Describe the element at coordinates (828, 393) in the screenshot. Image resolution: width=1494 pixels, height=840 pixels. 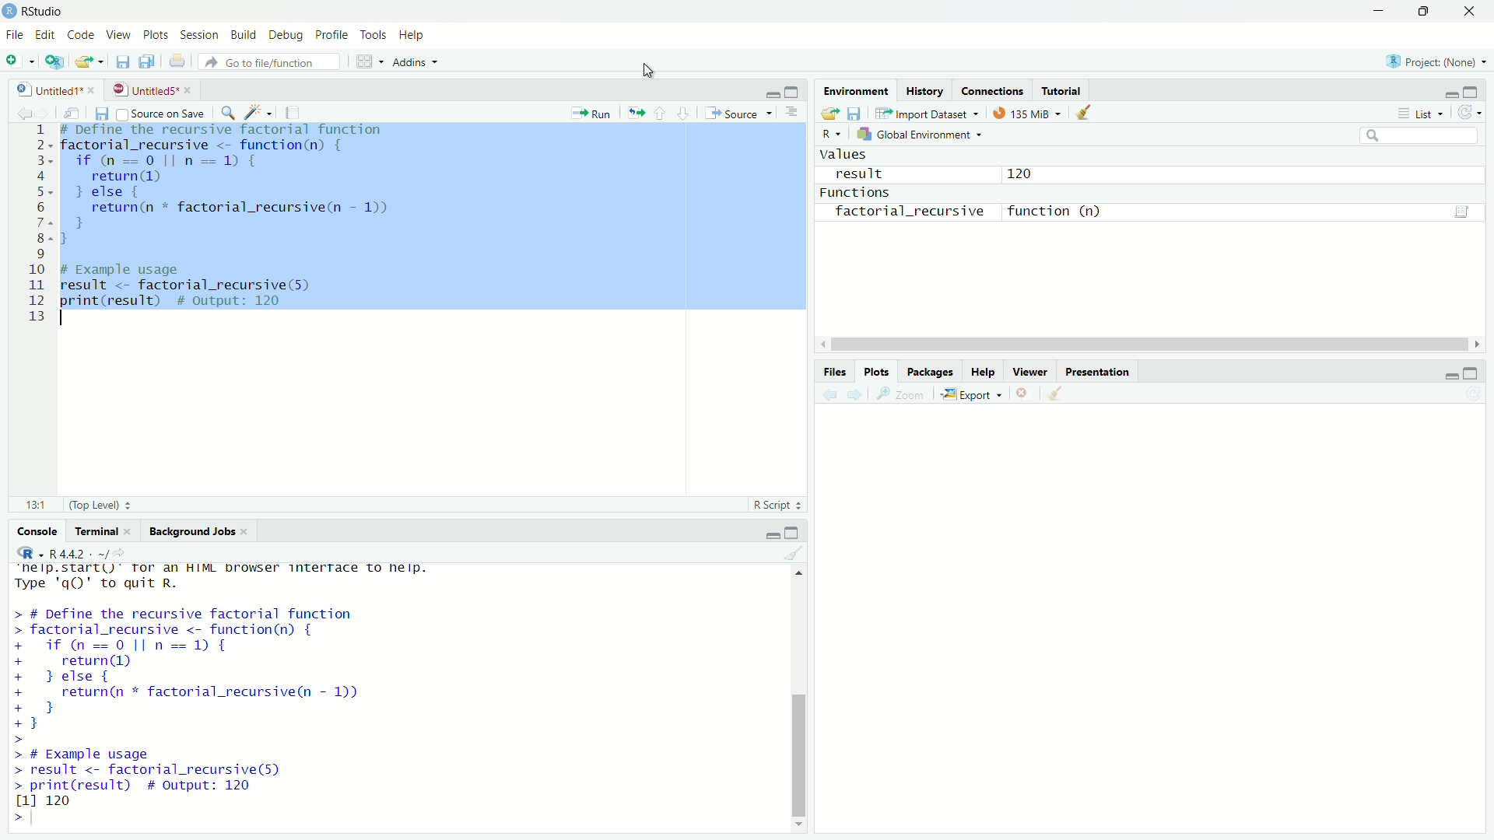
I see `Go back to the previous source location (Ctrl + F9)` at that location.